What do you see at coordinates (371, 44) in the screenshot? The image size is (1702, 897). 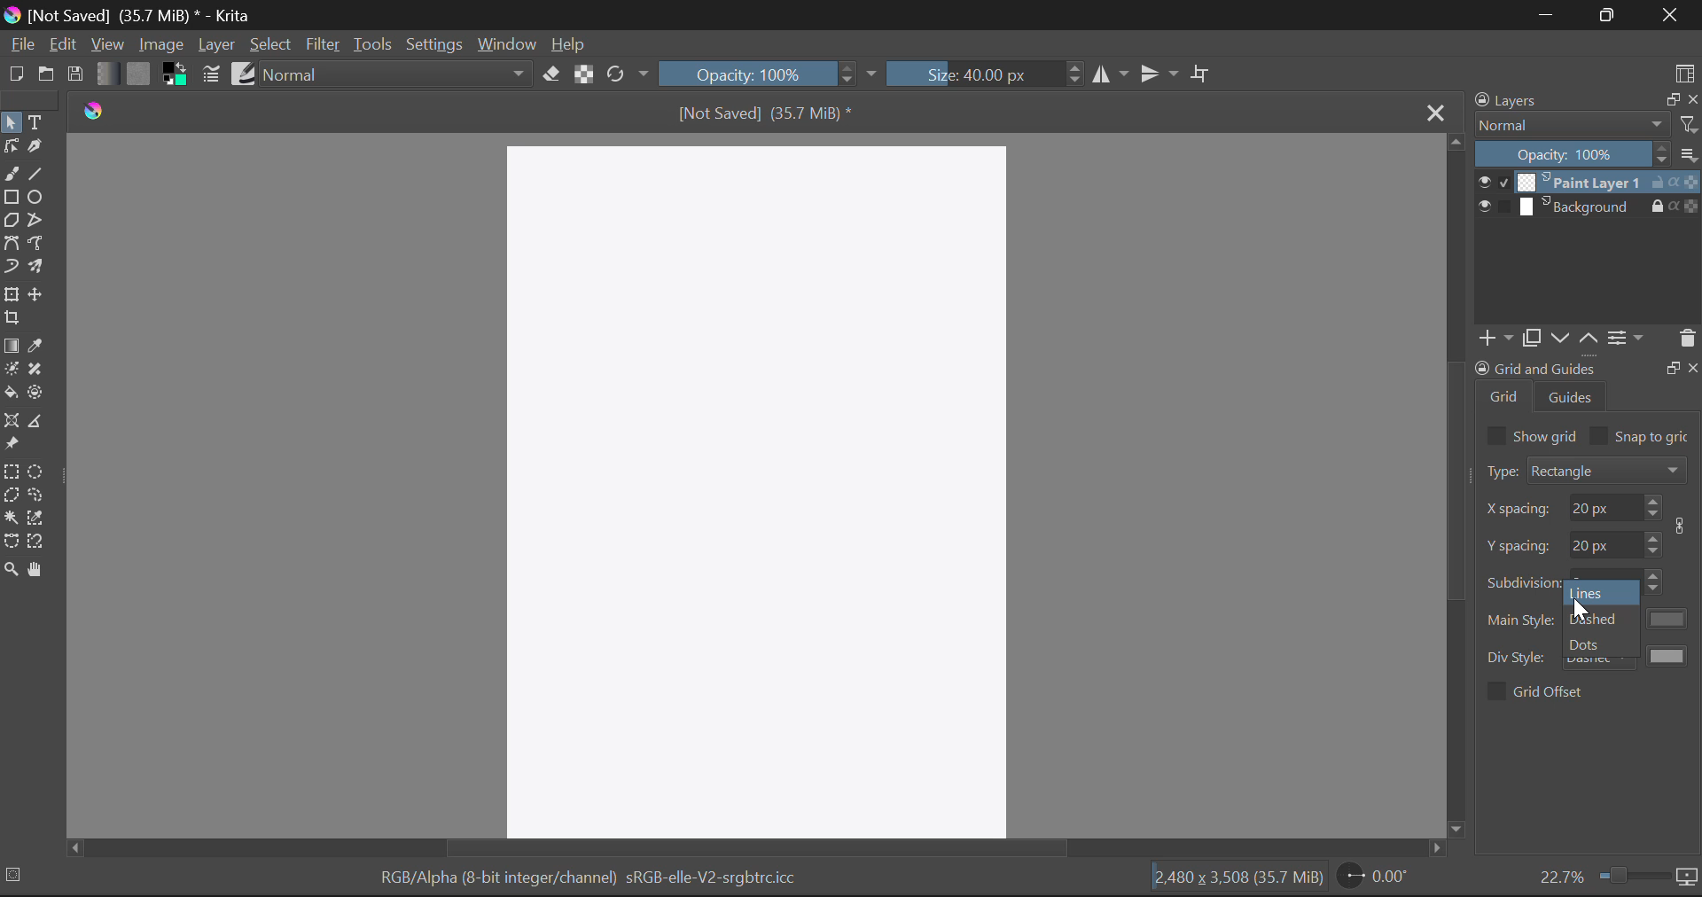 I see `Tools` at bounding box center [371, 44].